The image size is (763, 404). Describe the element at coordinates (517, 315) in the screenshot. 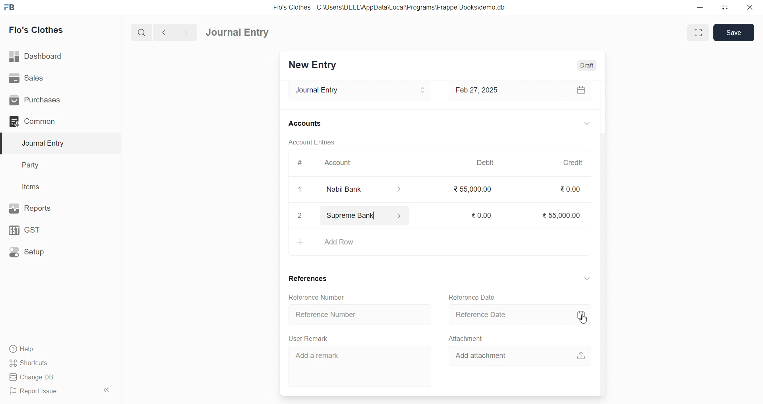

I see `Reference Date` at that location.